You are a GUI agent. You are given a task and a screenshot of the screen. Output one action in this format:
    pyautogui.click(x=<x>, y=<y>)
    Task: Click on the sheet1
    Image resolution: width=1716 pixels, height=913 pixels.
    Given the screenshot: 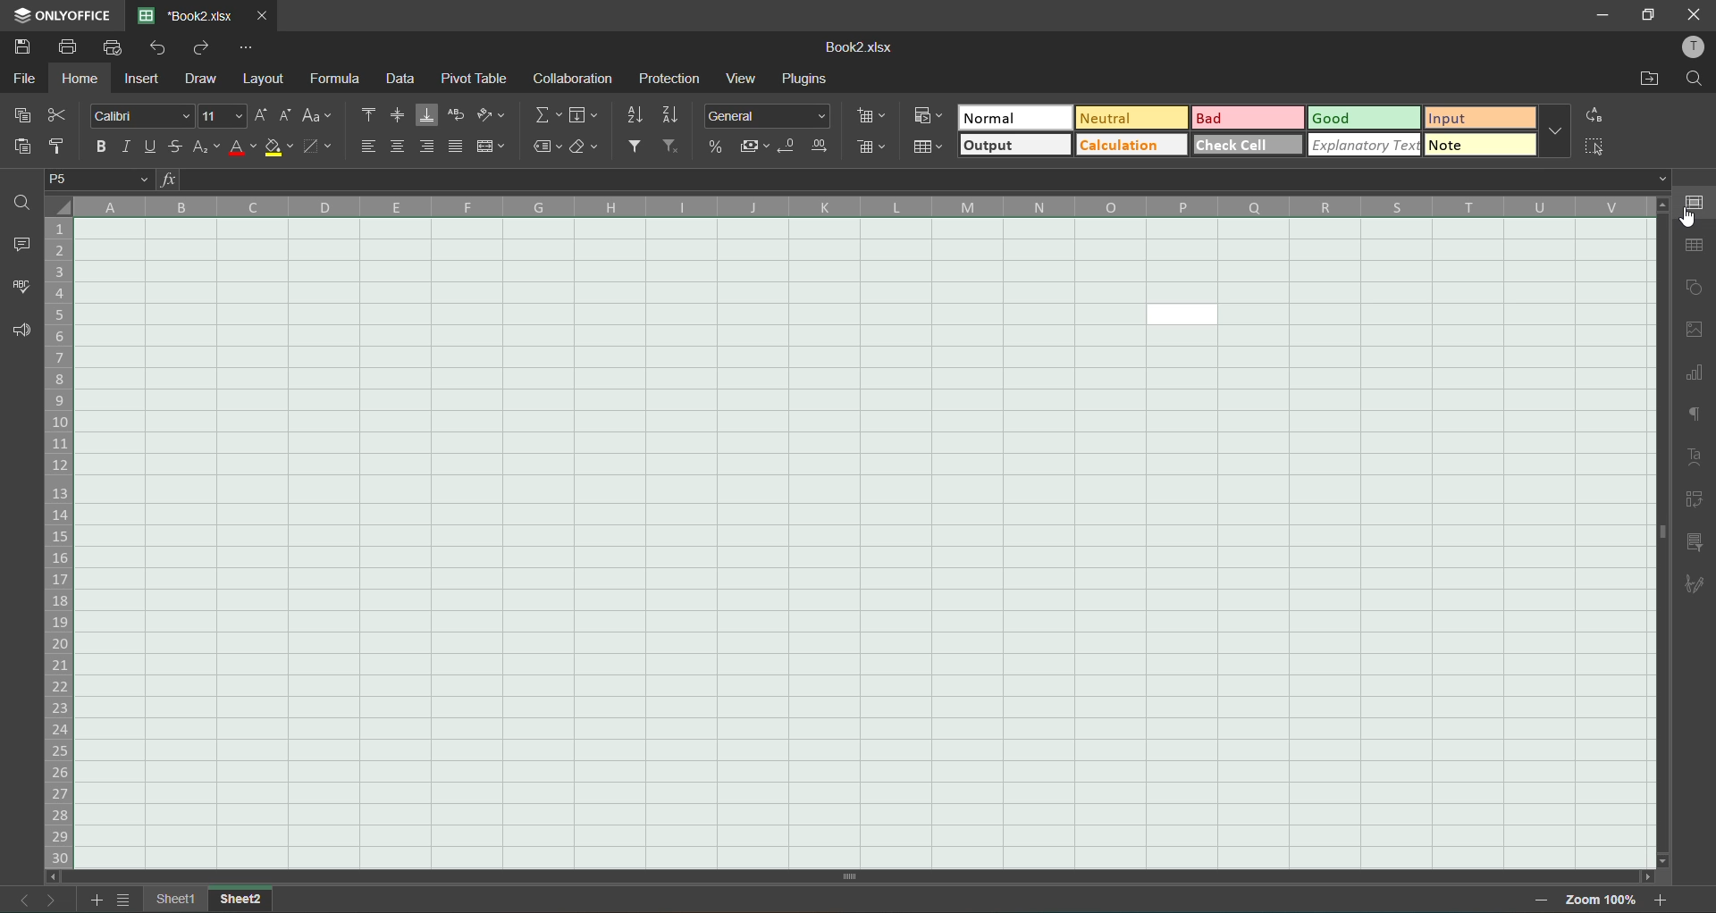 What is the action you would take?
    pyautogui.click(x=173, y=898)
    